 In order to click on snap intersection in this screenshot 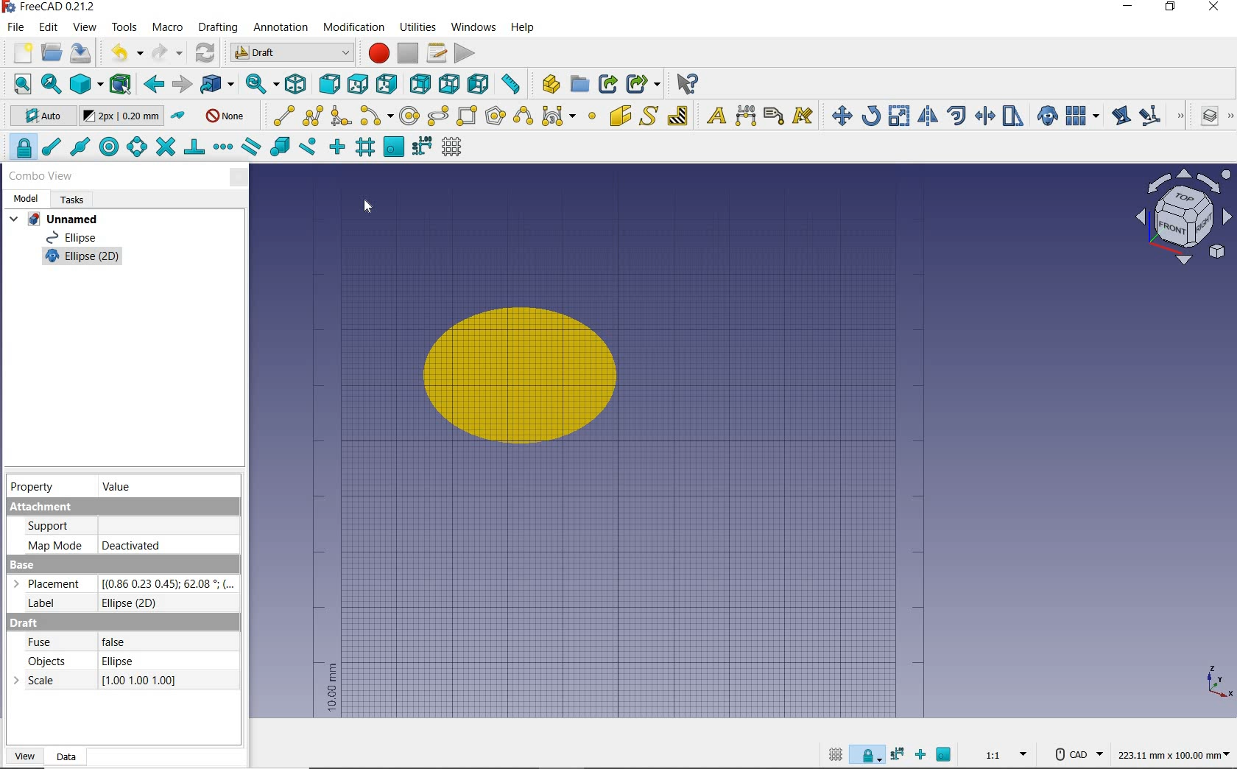, I will do `click(164, 148)`.